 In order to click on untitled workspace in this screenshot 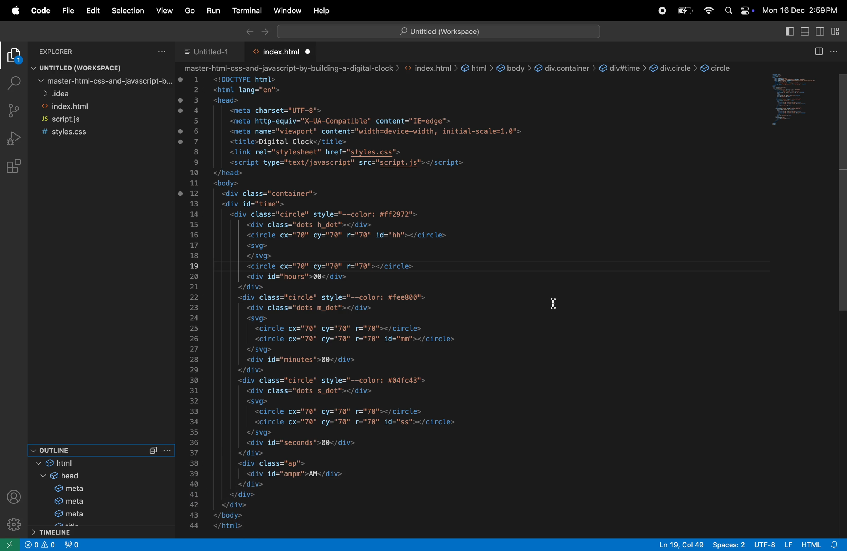, I will do `click(94, 67)`.